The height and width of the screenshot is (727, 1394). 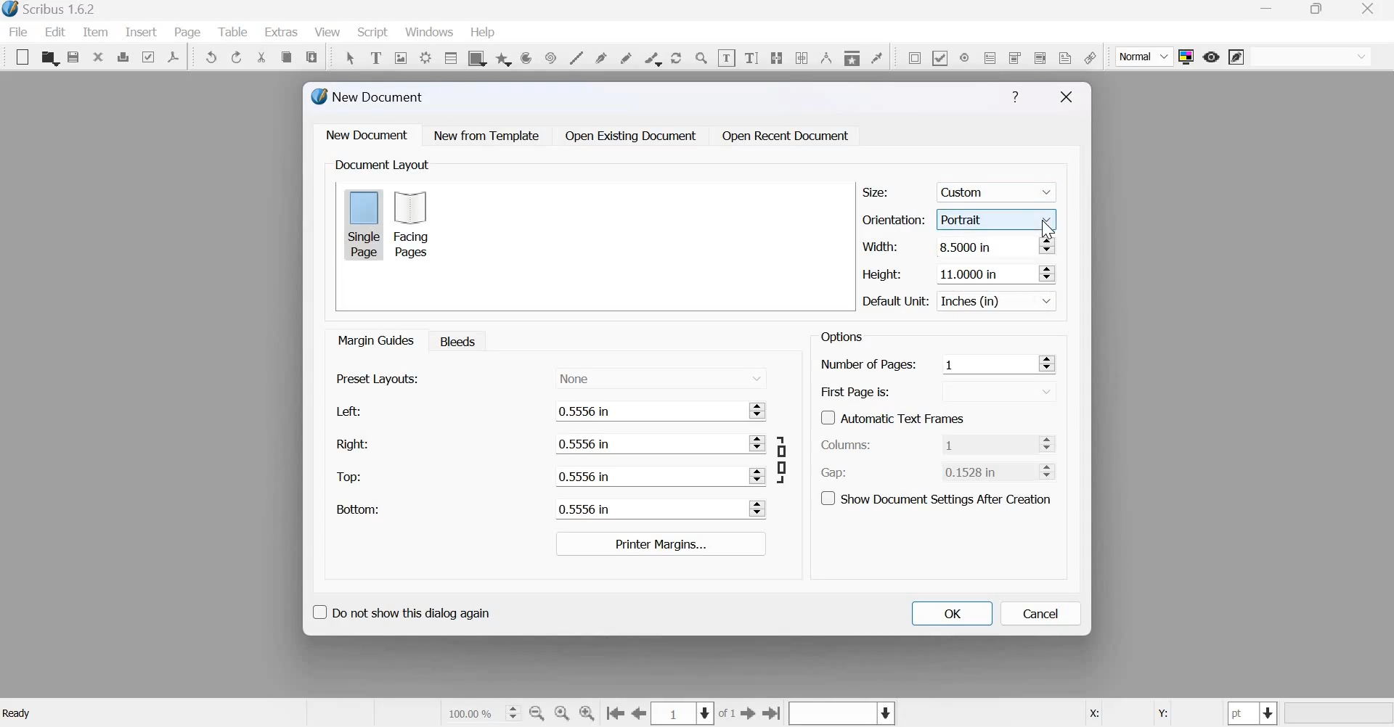 What do you see at coordinates (476, 57) in the screenshot?
I see `shape` at bounding box center [476, 57].